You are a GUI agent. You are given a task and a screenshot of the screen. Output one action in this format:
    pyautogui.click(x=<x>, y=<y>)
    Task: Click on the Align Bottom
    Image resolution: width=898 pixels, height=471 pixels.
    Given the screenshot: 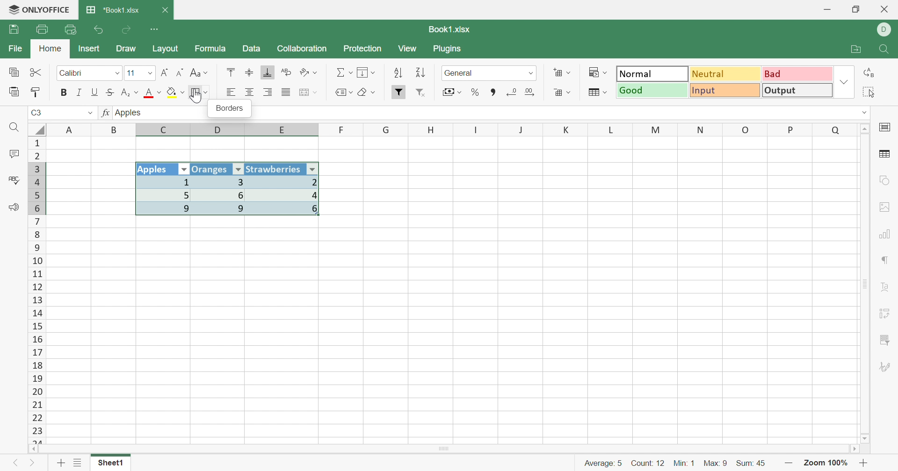 What is the action you would take?
    pyautogui.click(x=268, y=72)
    